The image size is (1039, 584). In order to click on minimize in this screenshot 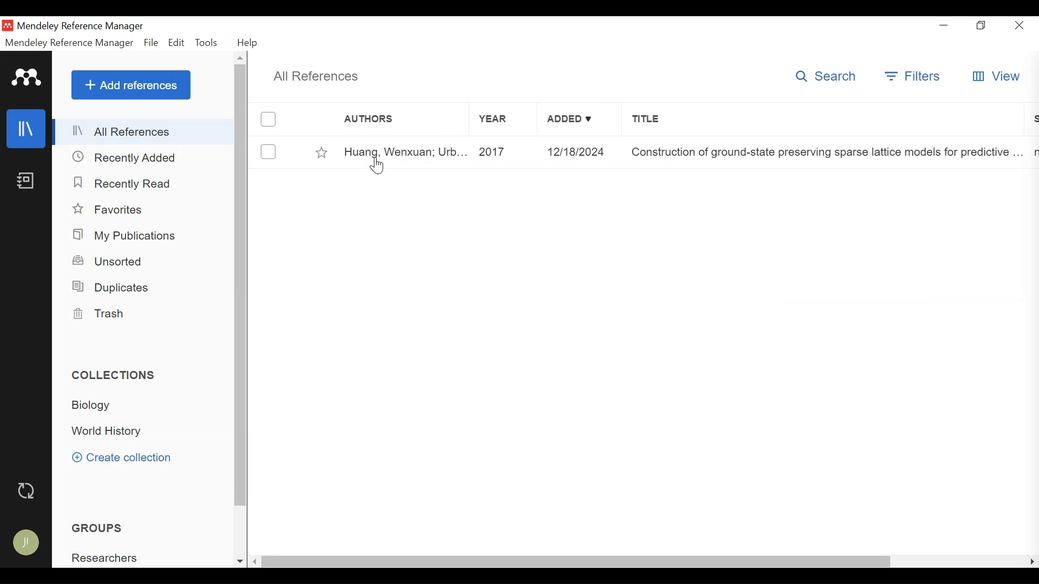, I will do `click(944, 25)`.